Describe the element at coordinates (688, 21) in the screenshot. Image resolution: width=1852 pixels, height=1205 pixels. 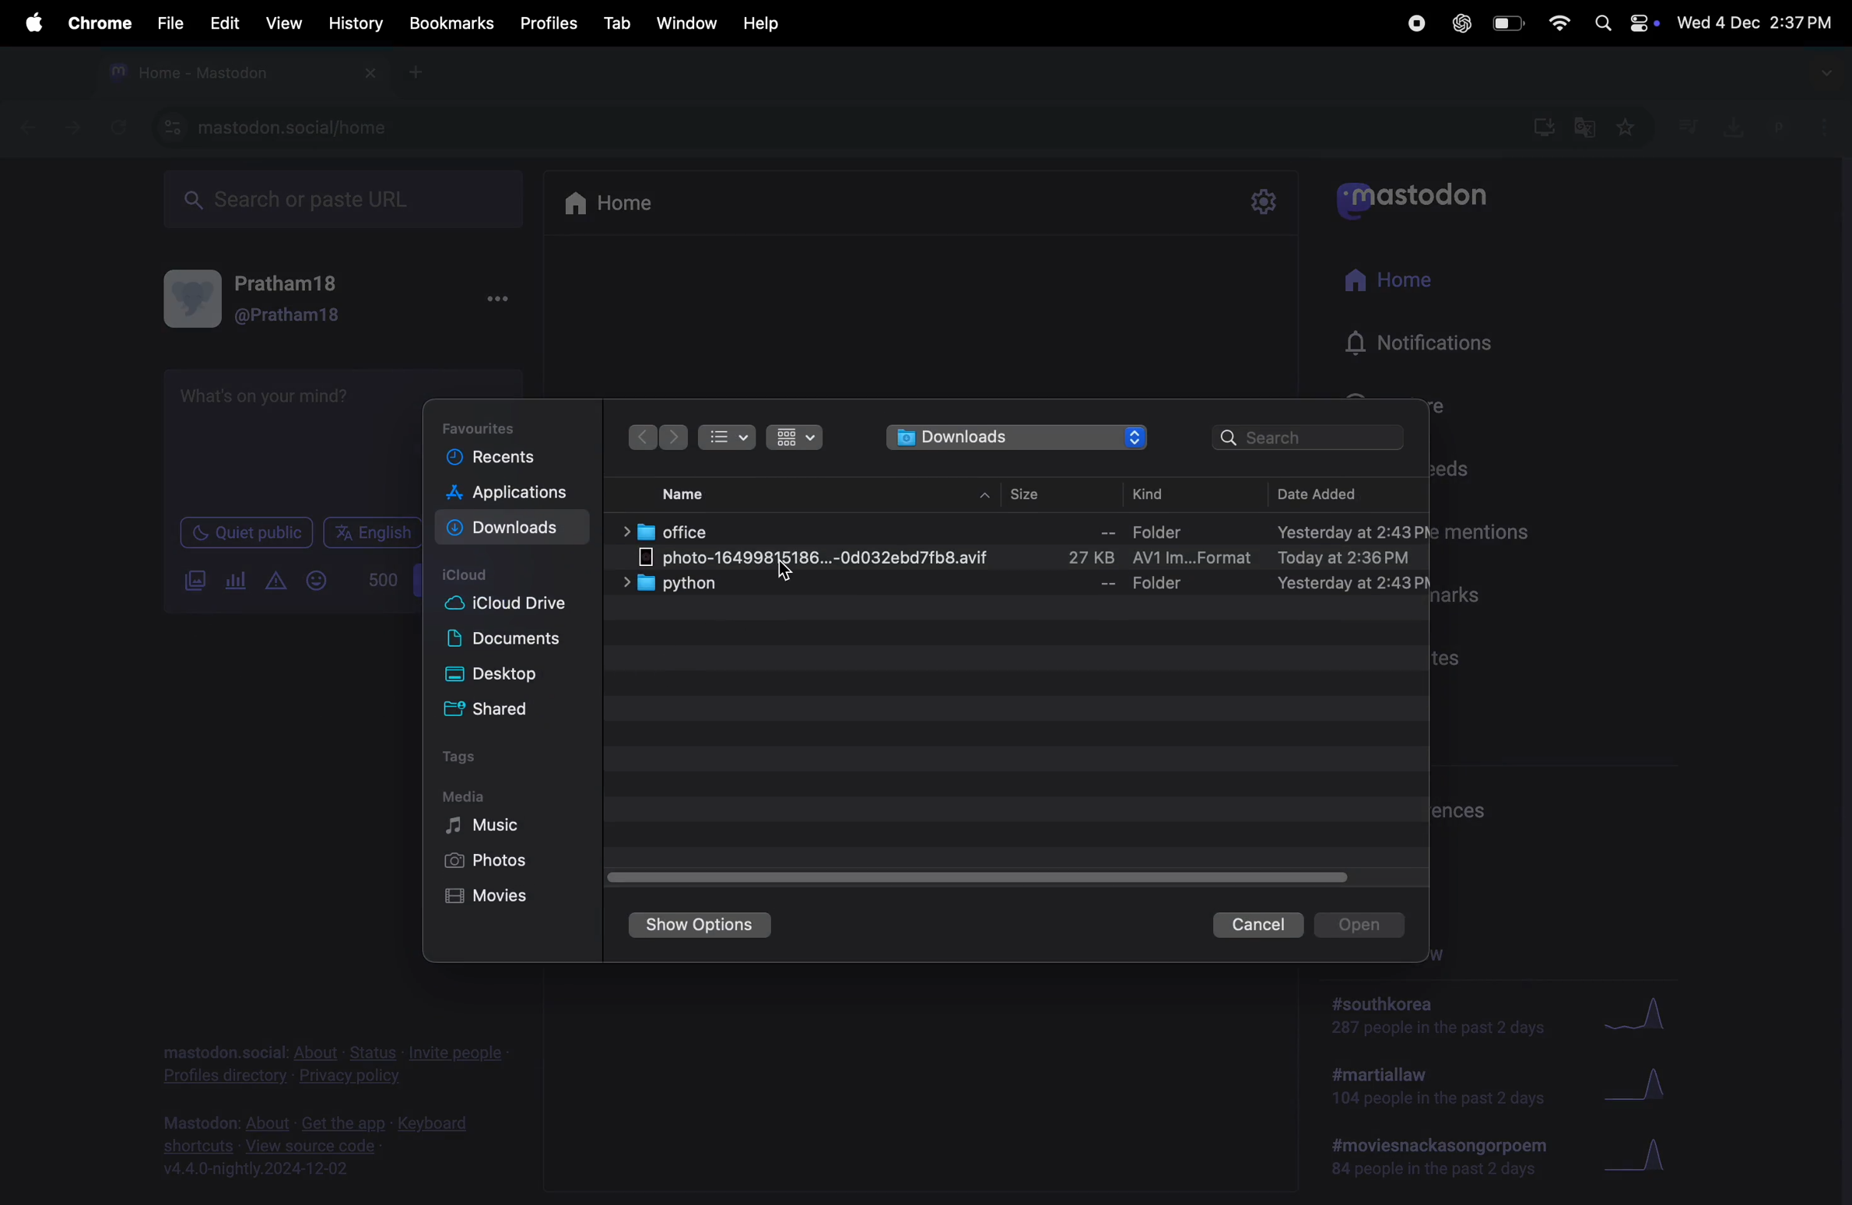
I see `window` at that location.